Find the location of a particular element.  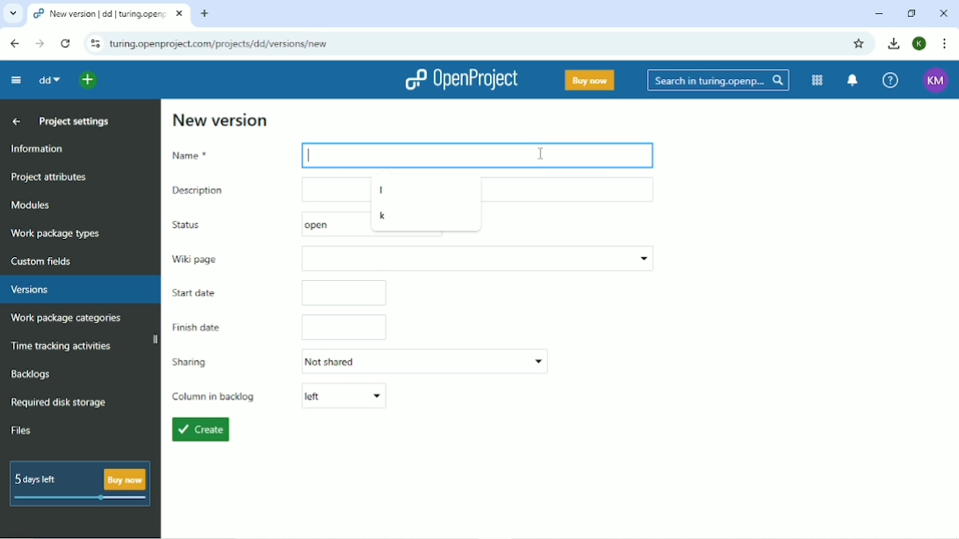

Information is located at coordinates (41, 148).